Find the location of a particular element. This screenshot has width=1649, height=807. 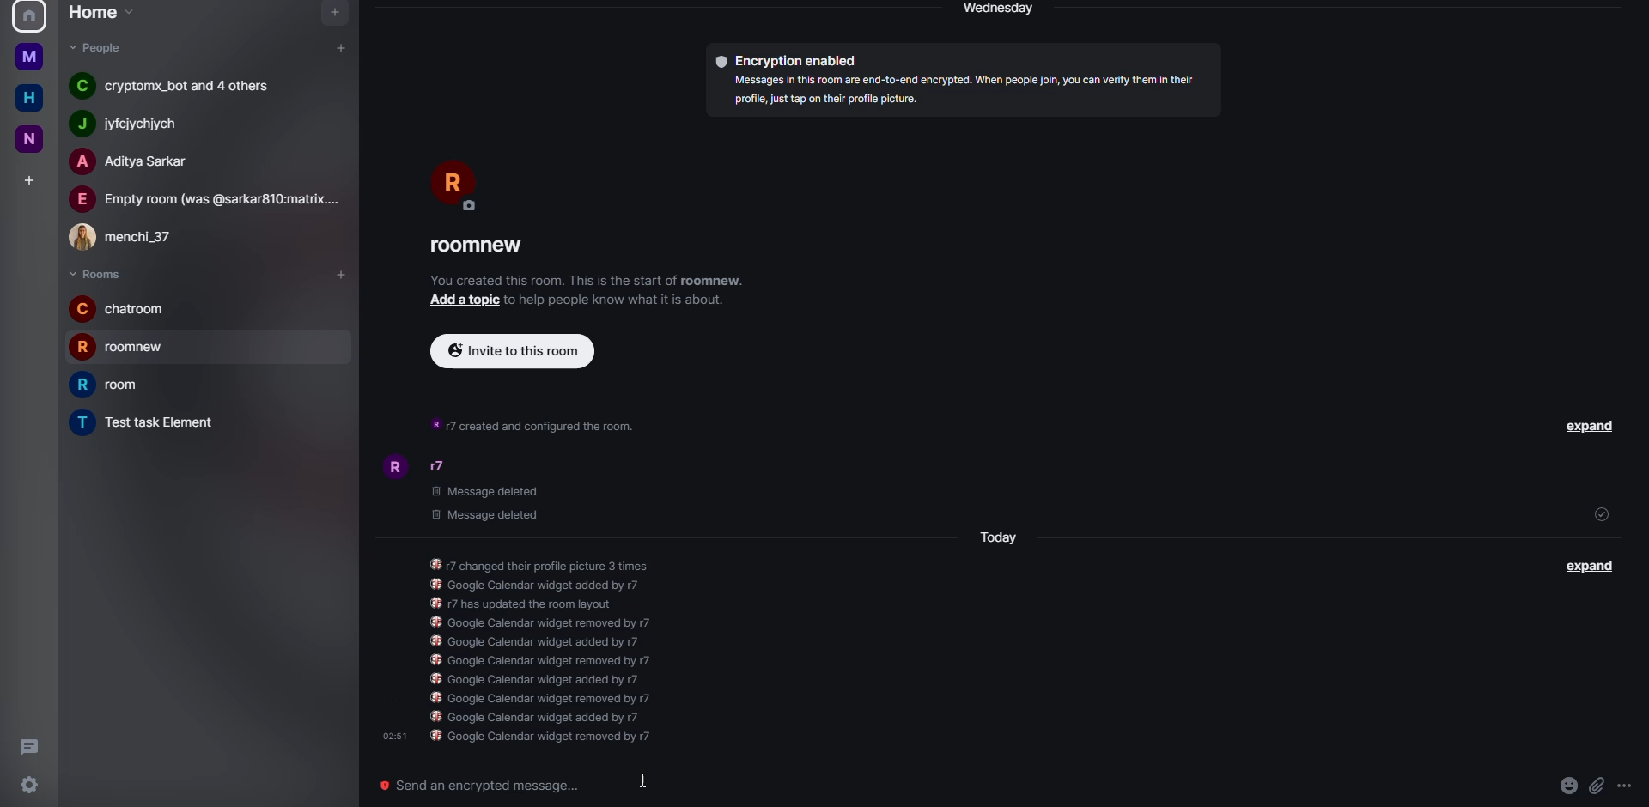

profile is located at coordinates (392, 466).